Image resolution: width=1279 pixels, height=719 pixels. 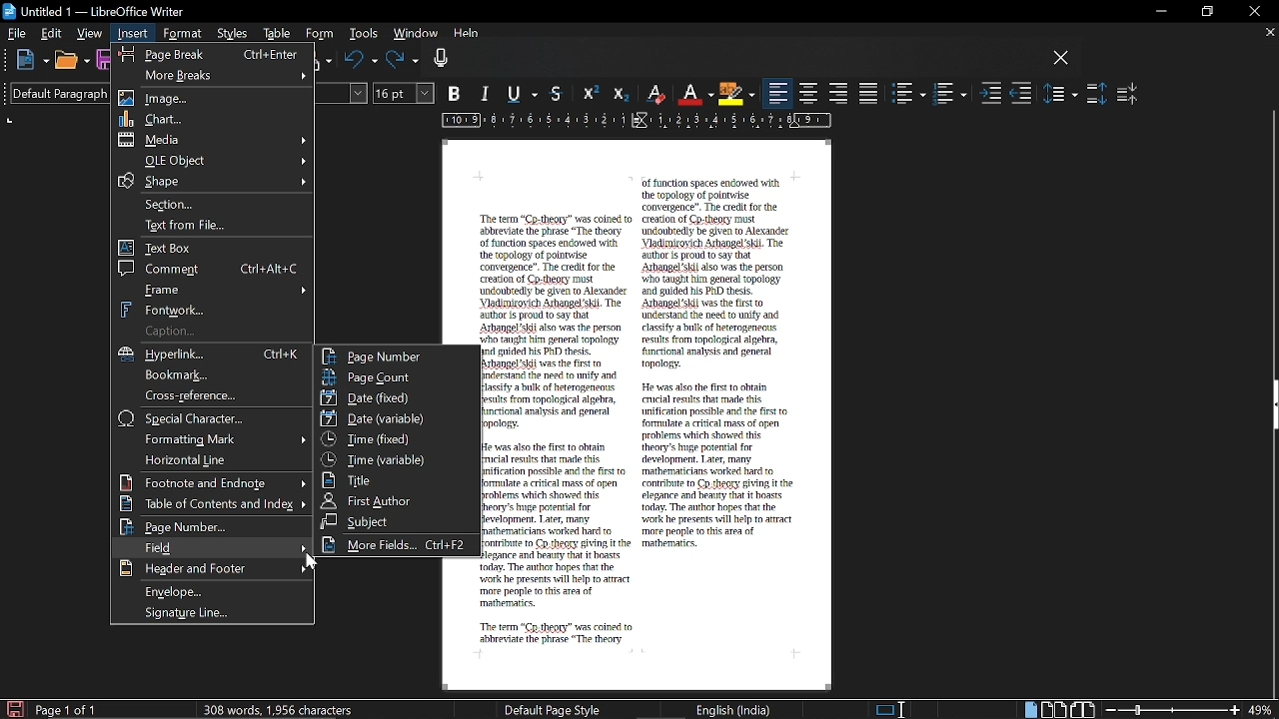 I want to click on Page break, so click(x=210, y=52).